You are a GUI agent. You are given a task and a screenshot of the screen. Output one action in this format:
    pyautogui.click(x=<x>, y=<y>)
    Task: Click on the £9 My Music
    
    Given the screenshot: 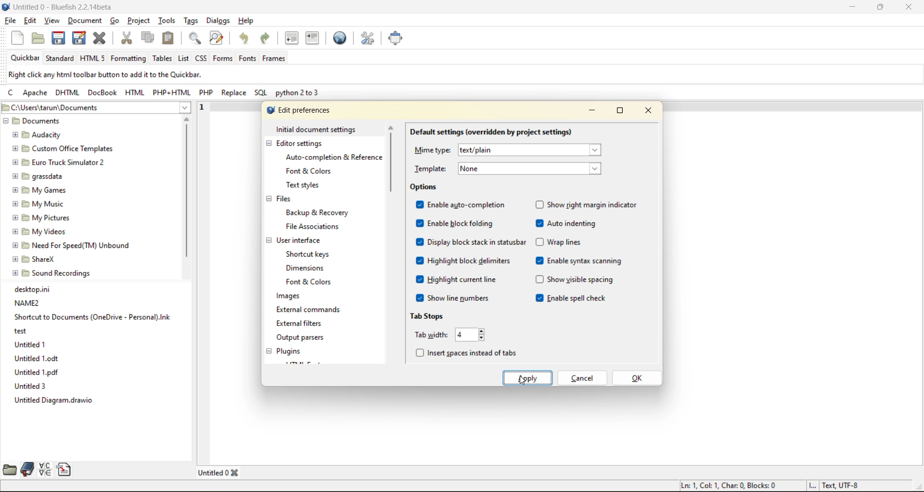 What is the action you would take?
    pyautogui.click(x=38, y=204)
    